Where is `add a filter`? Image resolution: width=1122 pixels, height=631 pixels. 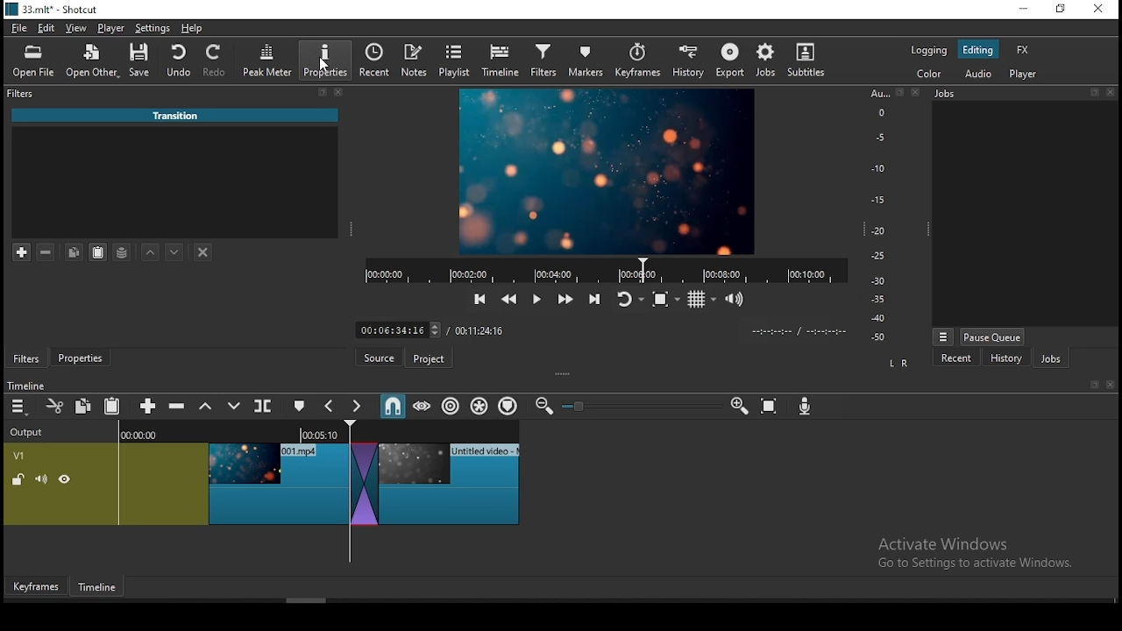
add a filter is located at coordinates (24, 252).